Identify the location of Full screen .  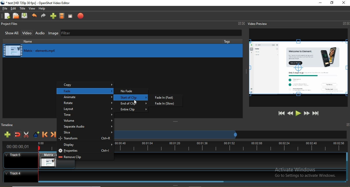
(70, 16).